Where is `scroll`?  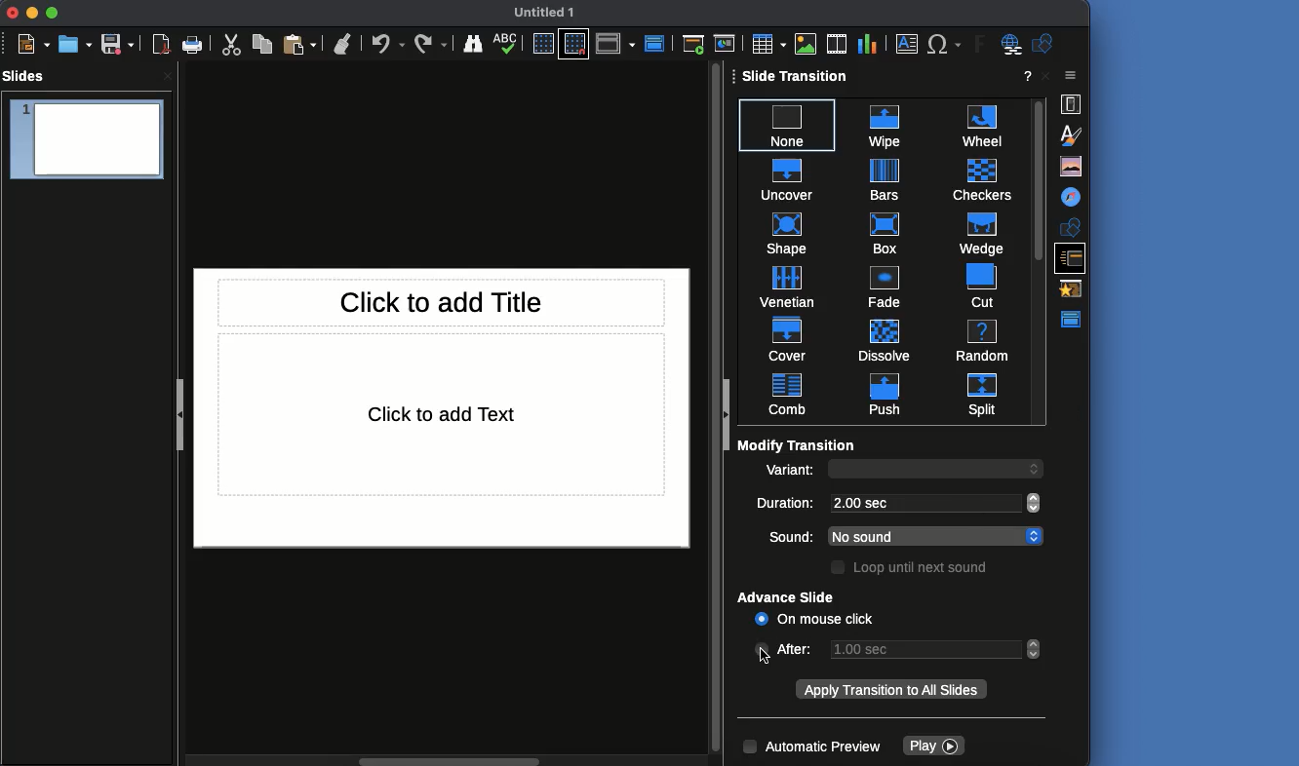
scroll is located at coordinates (1036, 503).